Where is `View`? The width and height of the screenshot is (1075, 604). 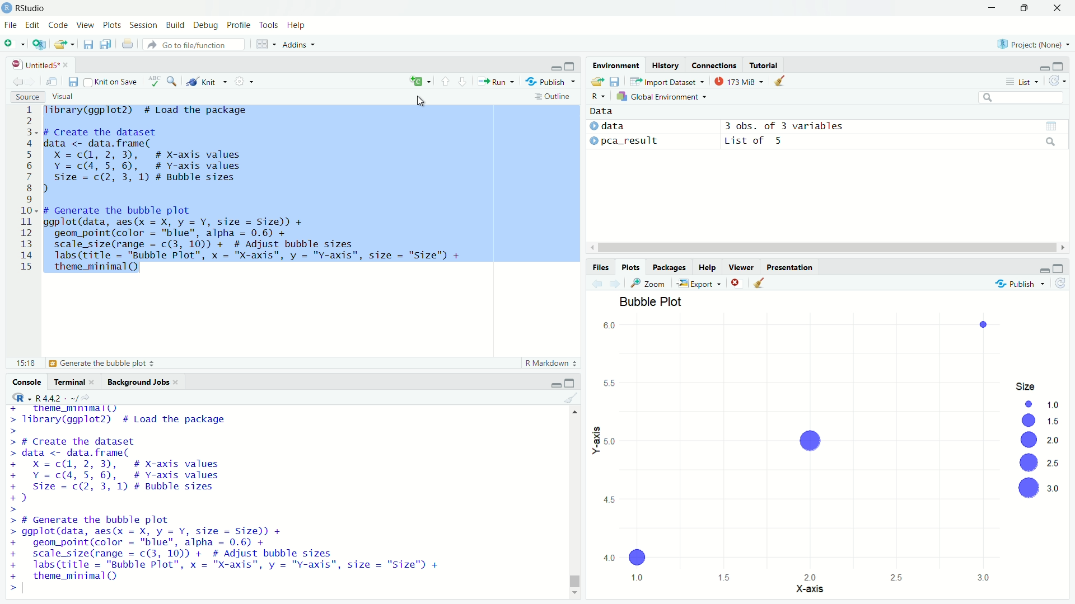
View is located at coordinates (87, 26).